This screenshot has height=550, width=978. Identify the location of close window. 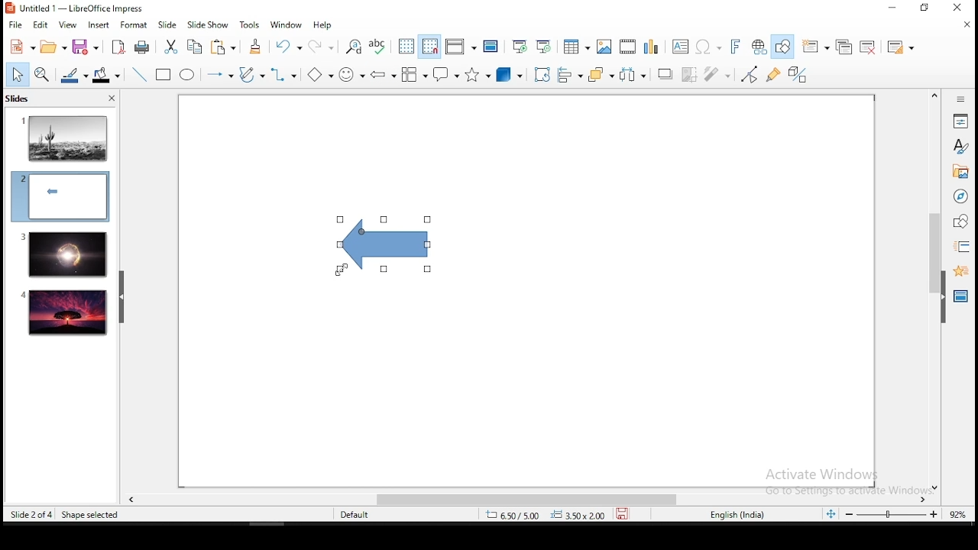
(960, 8).